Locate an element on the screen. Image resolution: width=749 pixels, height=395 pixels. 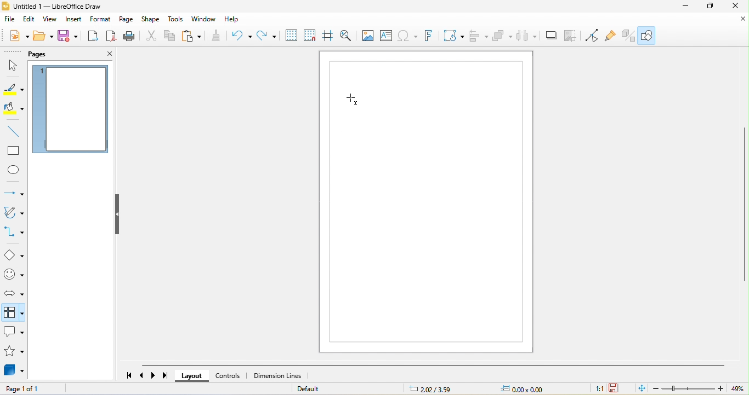
controls is located at coordinates (228, 375).